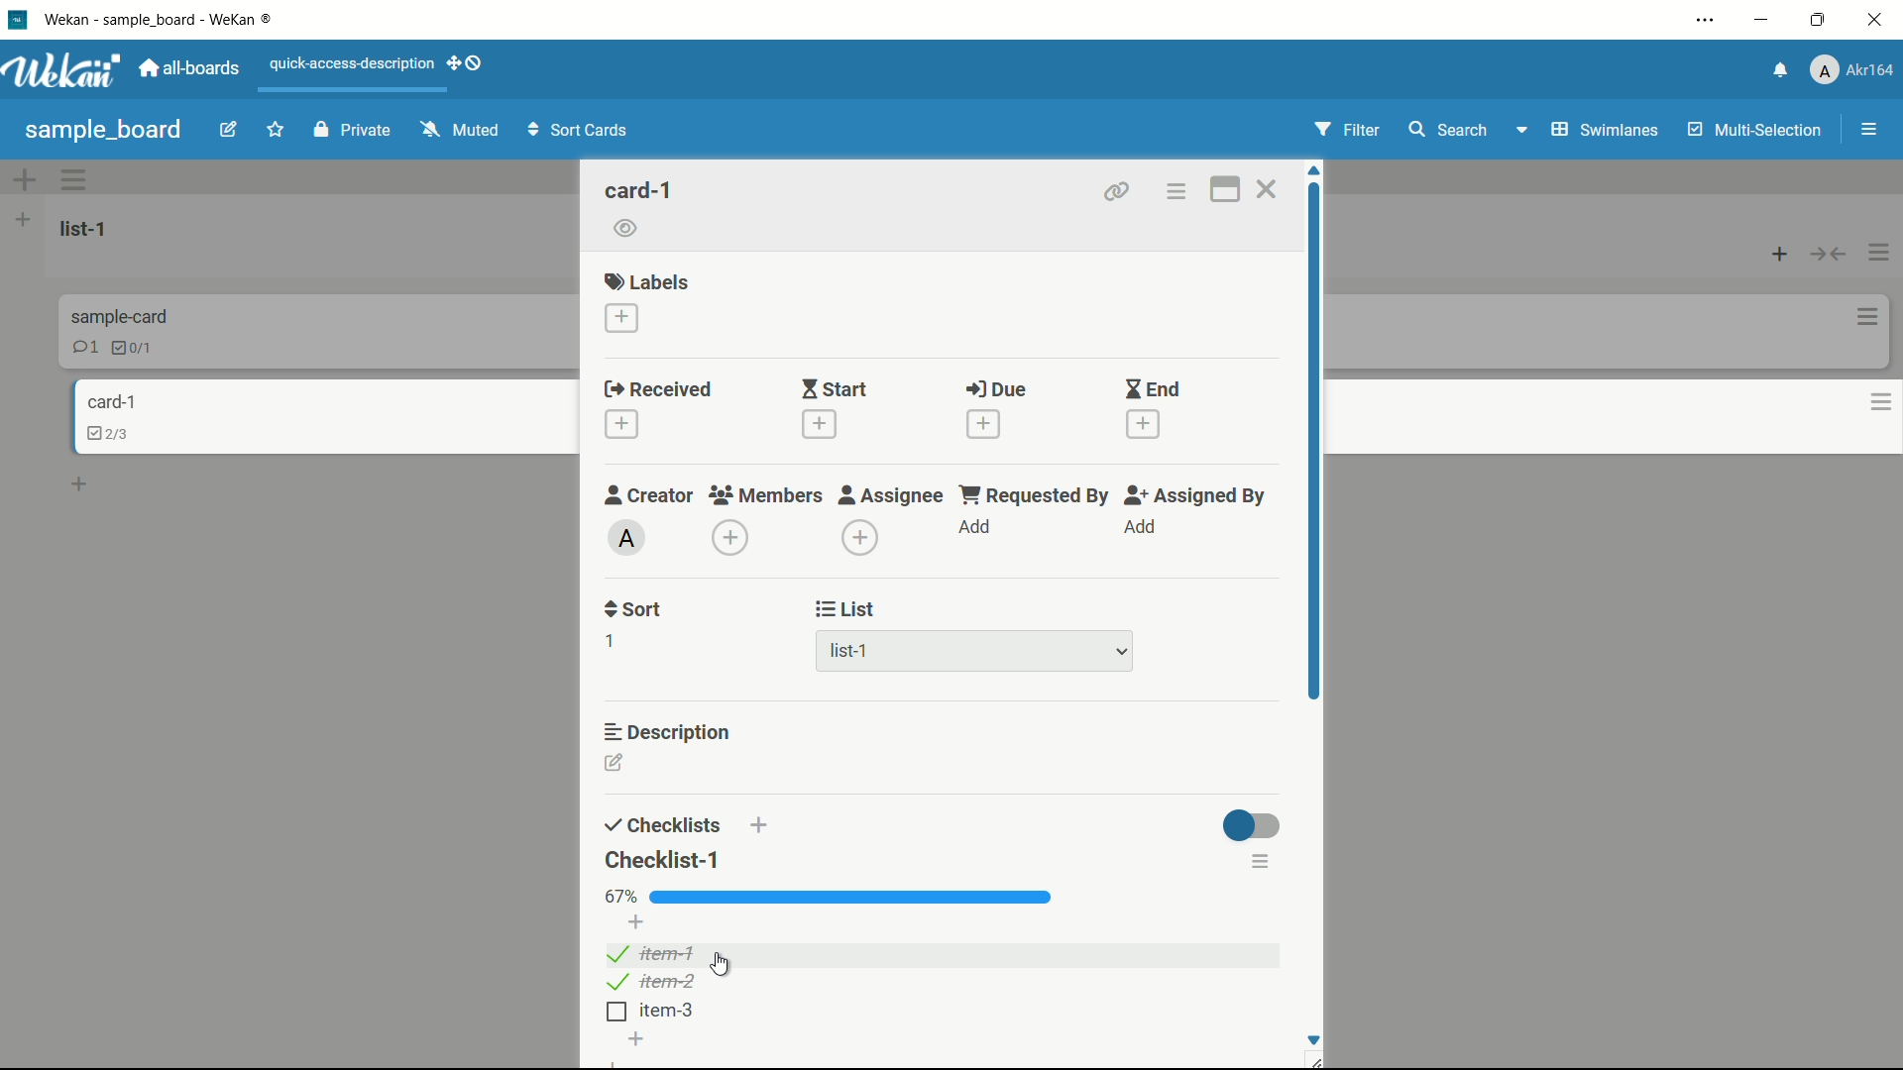  What do you see at coordinates (1262, 860) in the screenshot?
I see `checklist actions` at bounding box center [1262, 860].